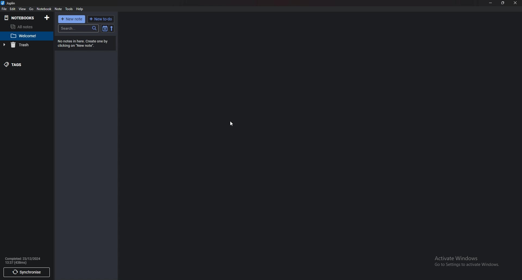  I want to click on All notes, so click(24, 27).